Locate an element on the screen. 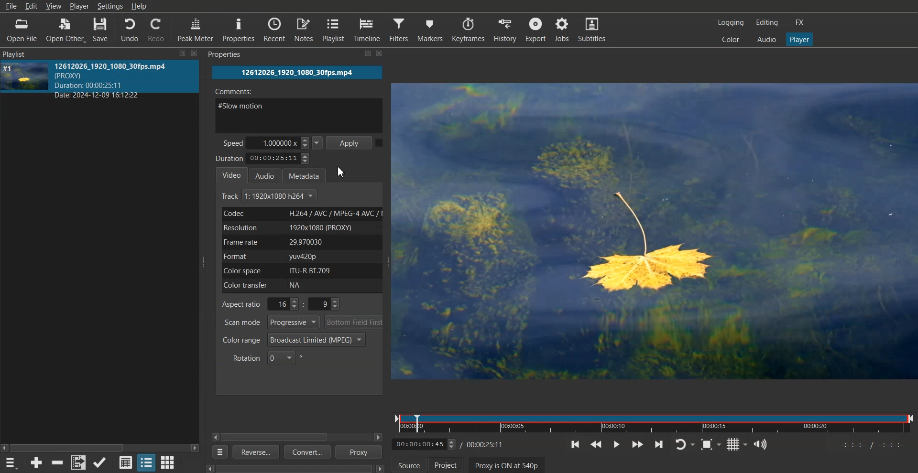  Video is located at coordinates (232, 174).